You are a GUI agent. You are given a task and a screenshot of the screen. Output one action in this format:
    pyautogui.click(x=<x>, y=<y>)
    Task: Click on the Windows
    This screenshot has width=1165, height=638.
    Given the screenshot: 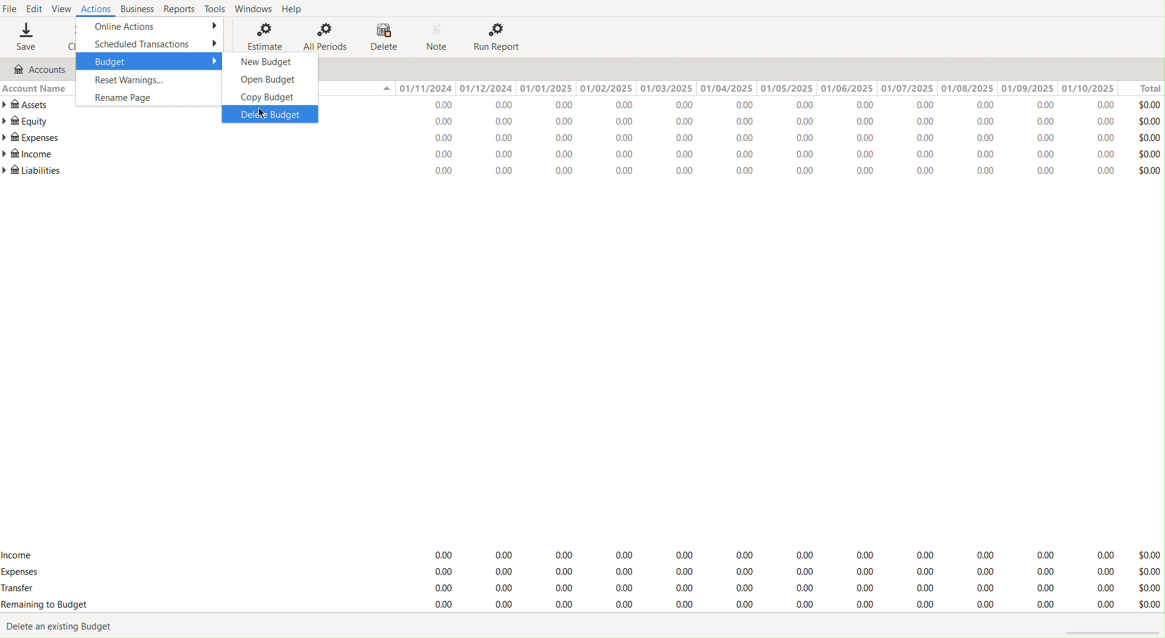 What is the action you would take?
    pyautogui.click(x=254, y=9)
    